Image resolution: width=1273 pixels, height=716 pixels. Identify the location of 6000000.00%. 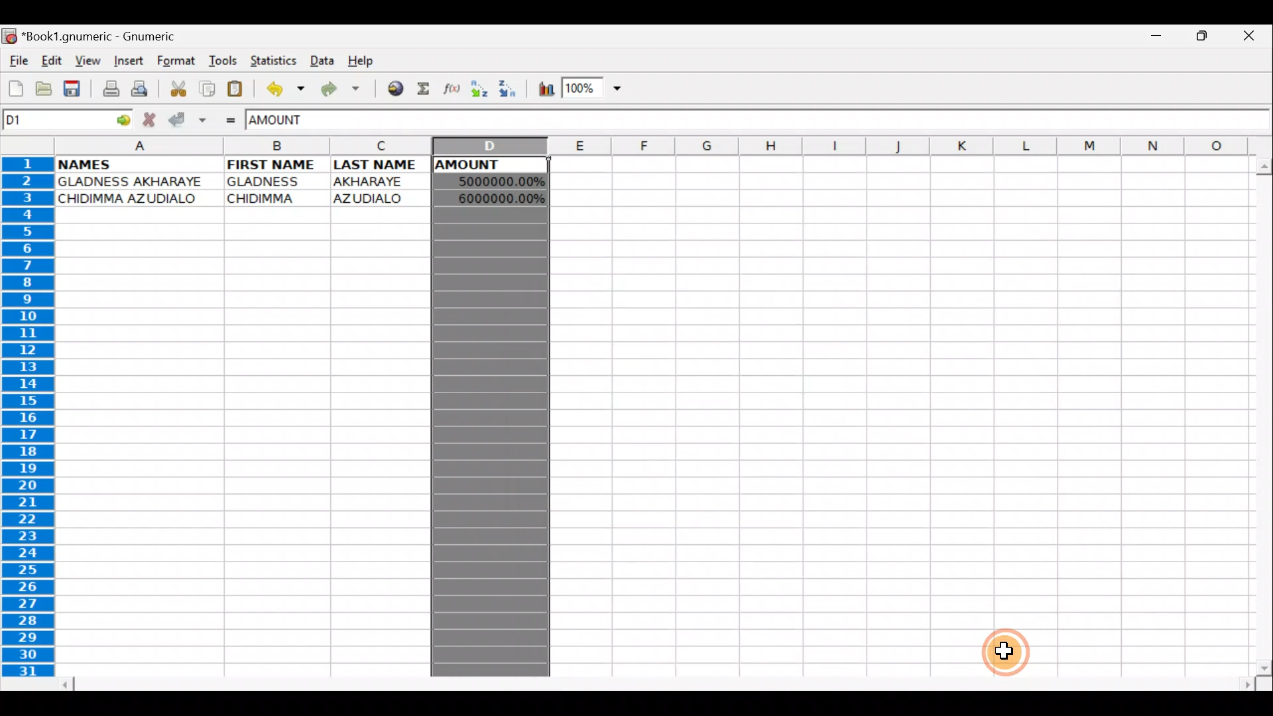
(493, 198).